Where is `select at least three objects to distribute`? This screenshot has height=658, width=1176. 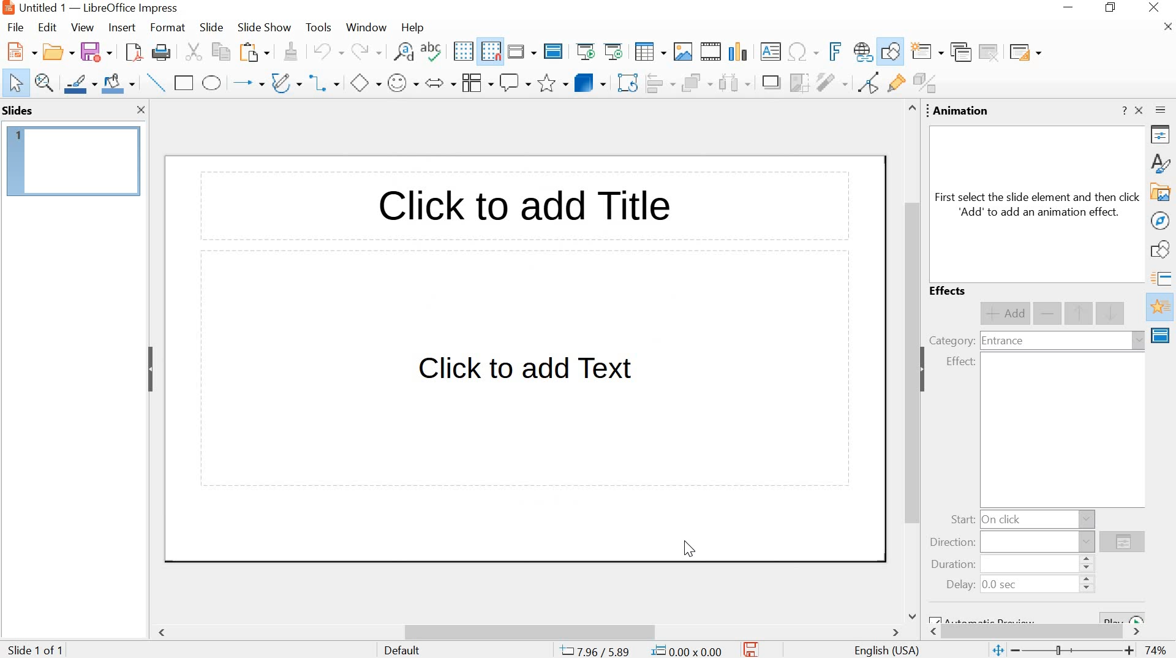
select at least three objects to distribute is located at coordinates (734, 84).